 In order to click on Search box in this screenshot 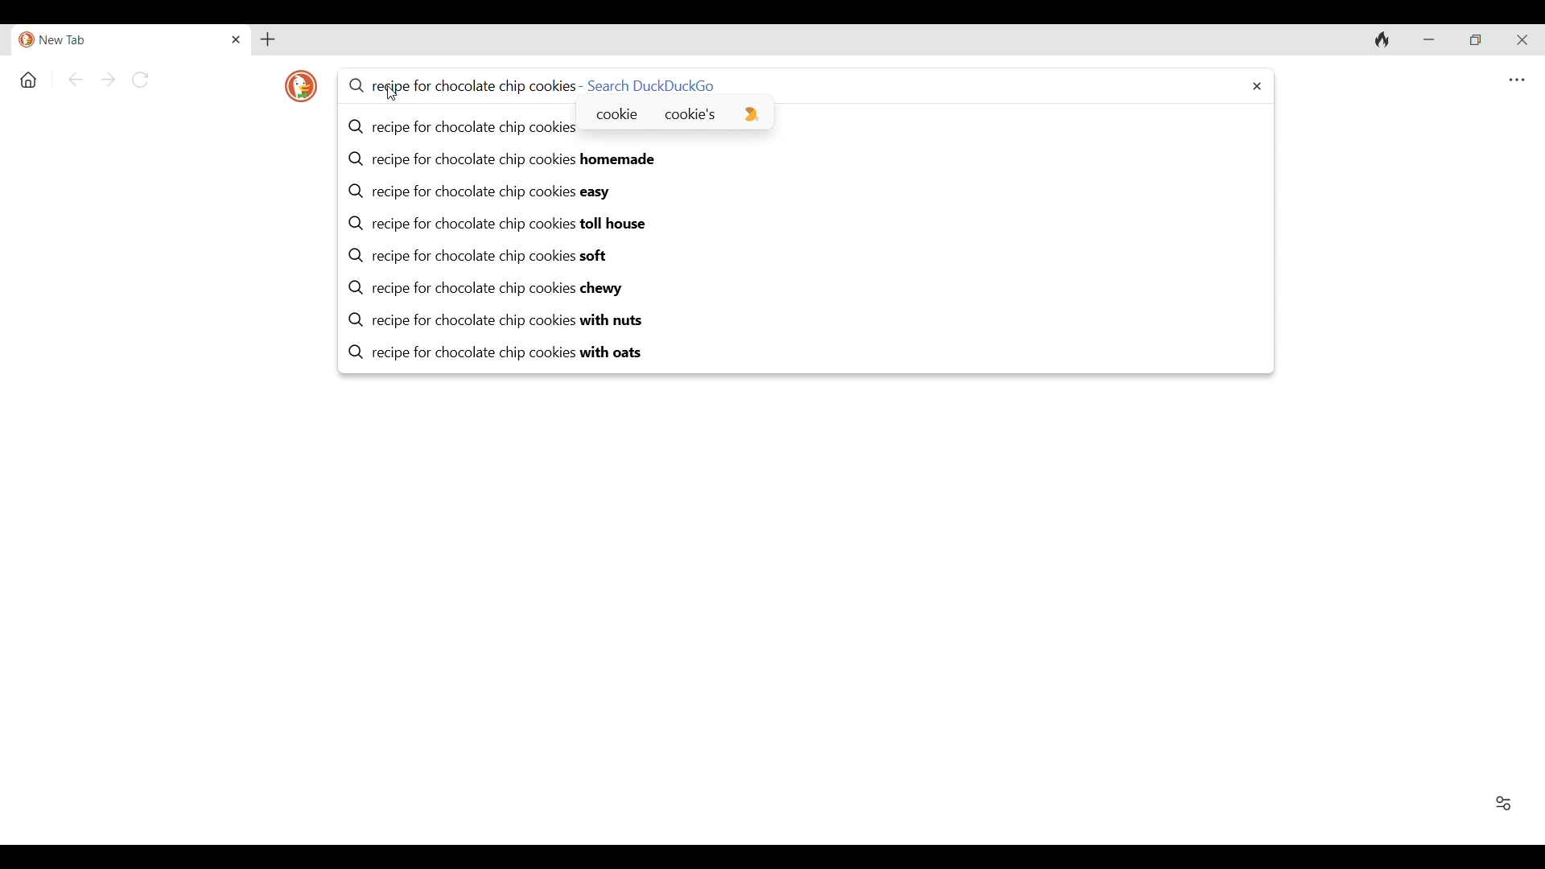, I will do `click(1013, 85)`.